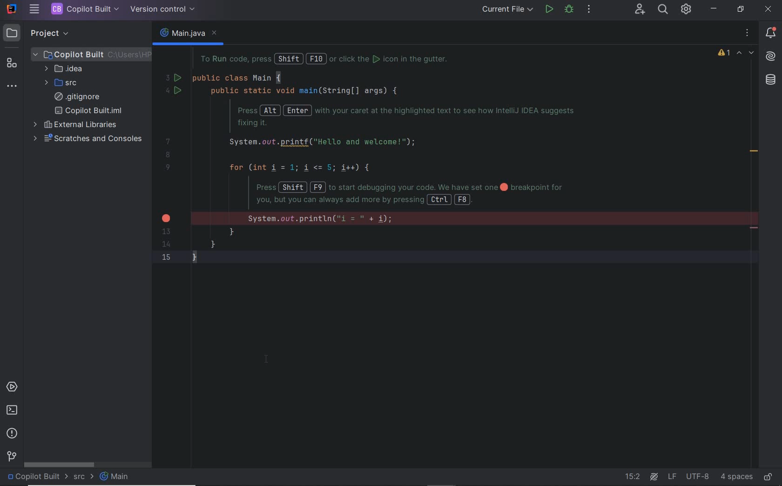 Image resolution: width=782 pixels, height=486 pixels. What do you see at coordinates (75, 97) in the screenshot?
I see `.gitignore` at bounding box center [75, 97].